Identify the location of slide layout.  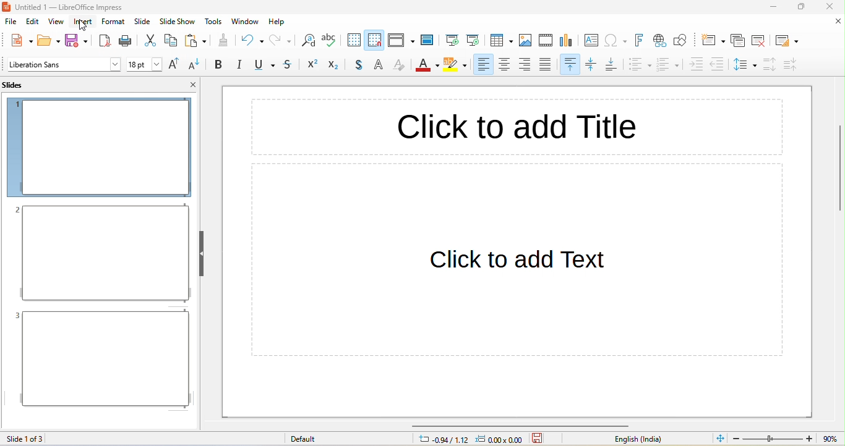
(787, 40).